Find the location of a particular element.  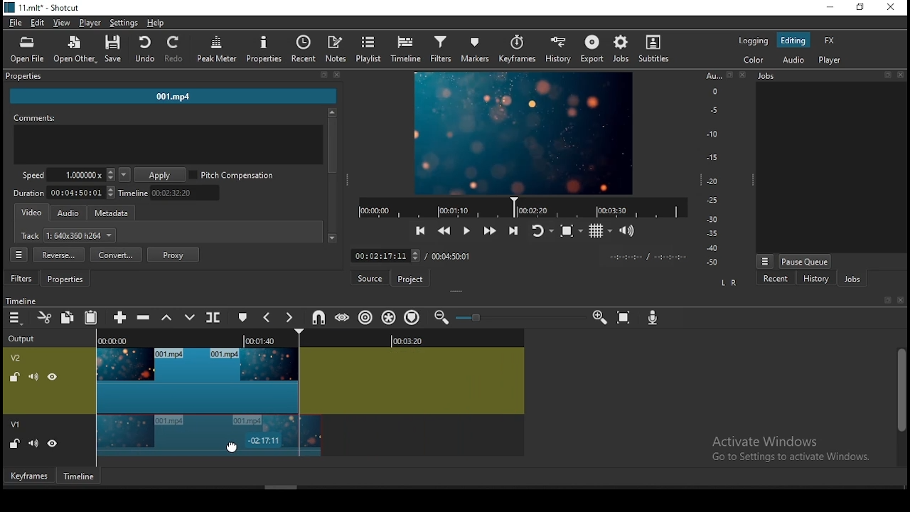

next marker is located at coordinates (289, 319).